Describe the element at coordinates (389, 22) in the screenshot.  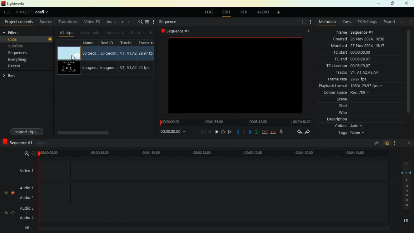
I see `export` at that location.